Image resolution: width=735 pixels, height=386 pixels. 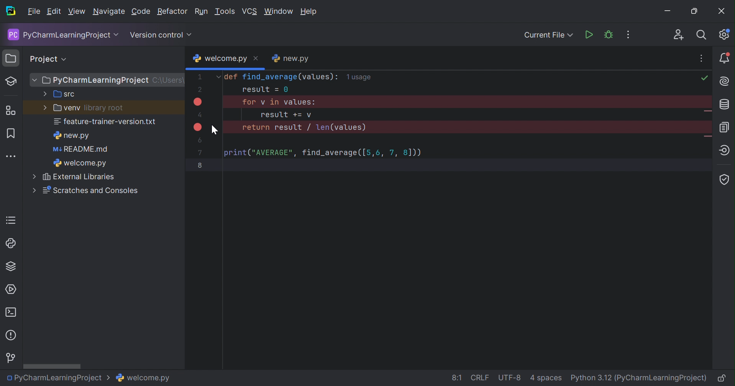 I want to click on More tool windows, so click(x=11, y=157).